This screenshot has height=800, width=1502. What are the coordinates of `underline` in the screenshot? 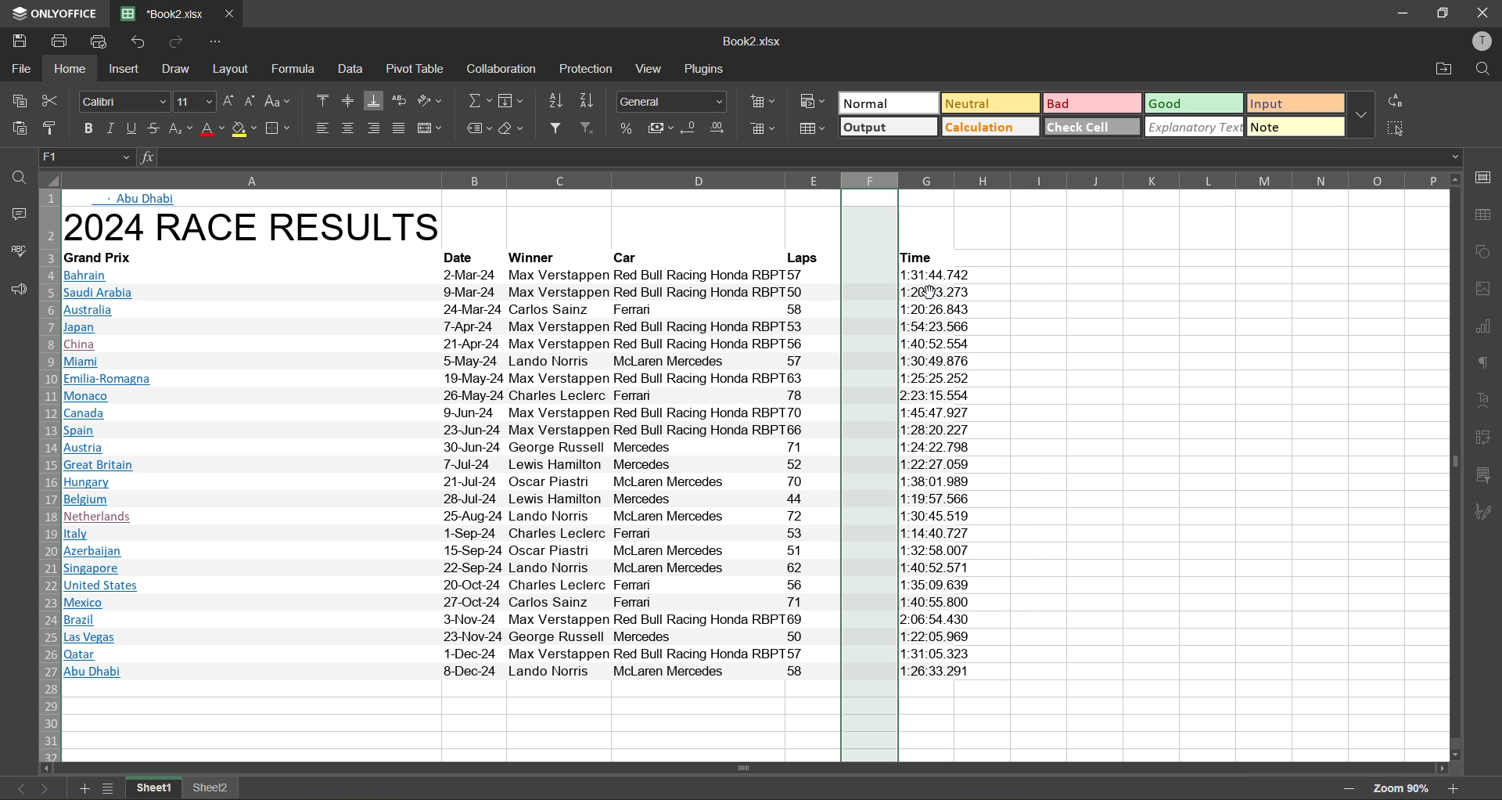 It's located at (135, 128).